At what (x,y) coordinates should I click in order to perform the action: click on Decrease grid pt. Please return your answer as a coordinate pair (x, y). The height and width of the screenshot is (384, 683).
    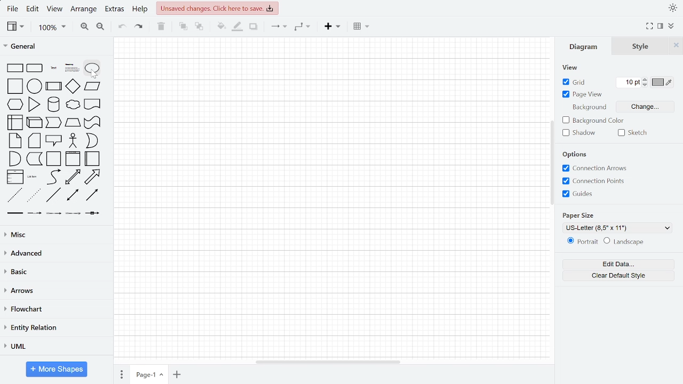
    Looking at the image, I should click on (646, 79).